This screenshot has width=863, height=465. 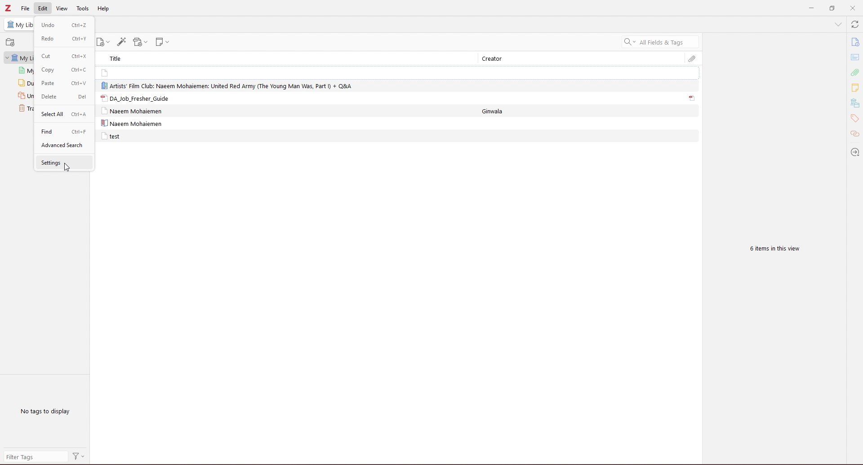 I want to click on locate, so click(x=854, y=152).